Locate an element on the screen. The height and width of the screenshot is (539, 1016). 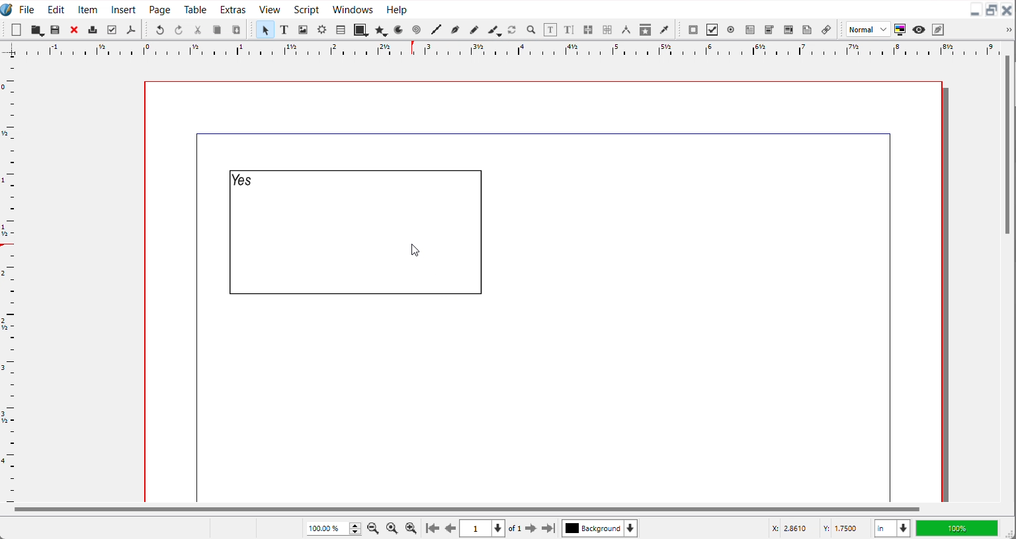
Script is located at coordinates (308, 9).